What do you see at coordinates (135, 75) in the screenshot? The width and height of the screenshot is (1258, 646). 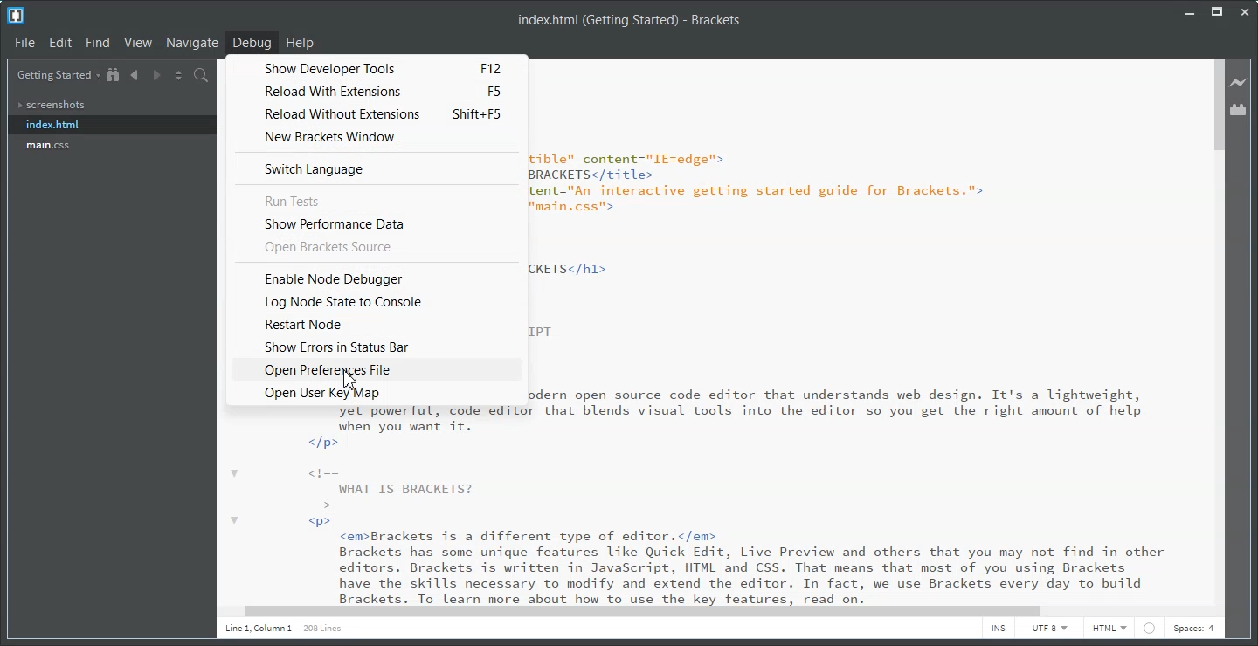 I see `Navigate Backward` at bounding box center [135, 75].